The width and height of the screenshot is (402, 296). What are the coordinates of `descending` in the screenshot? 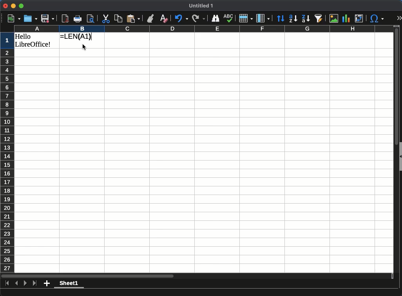 It's located at (306, 18).